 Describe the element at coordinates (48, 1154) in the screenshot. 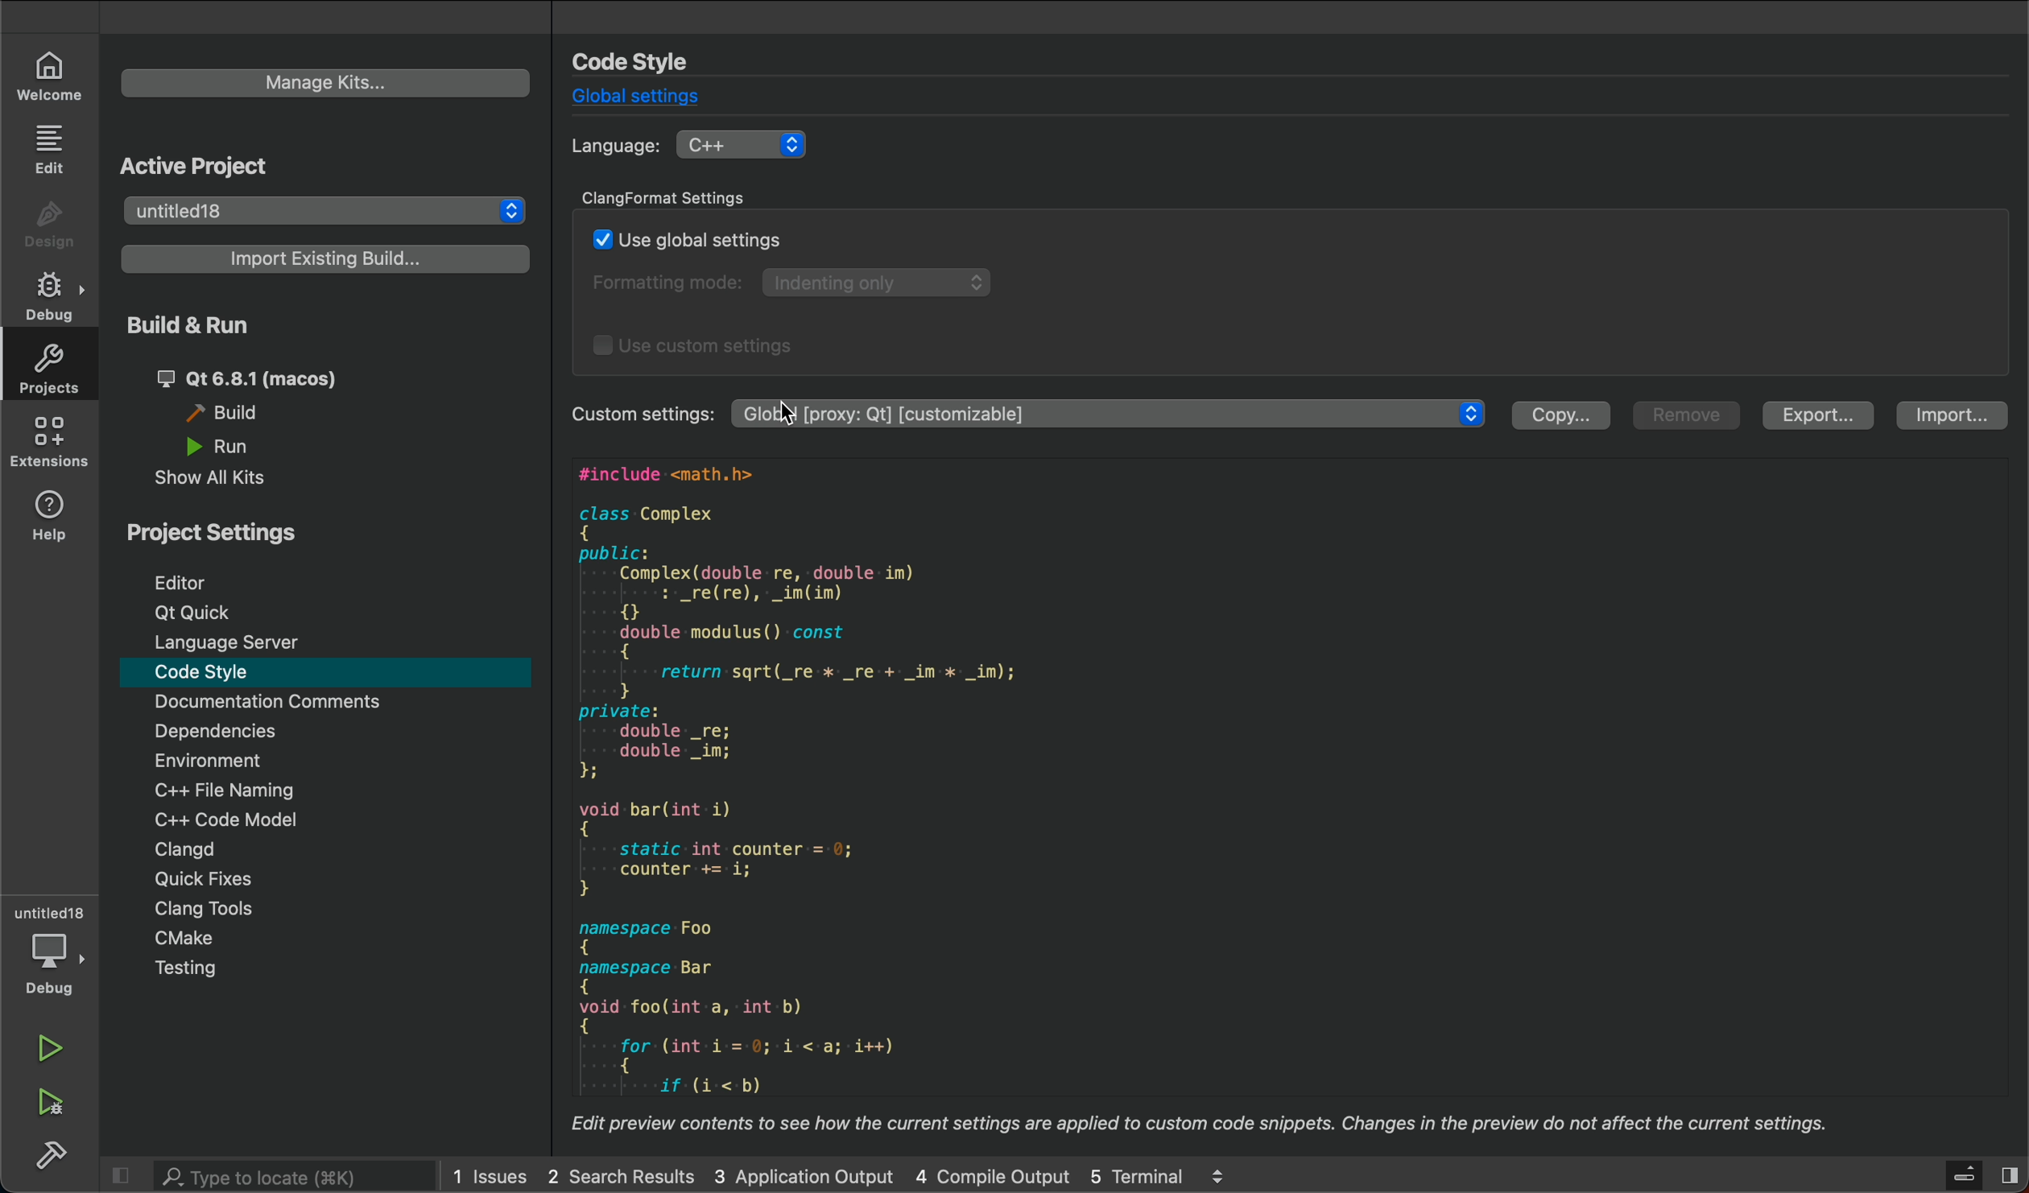

I see `build` at that location.